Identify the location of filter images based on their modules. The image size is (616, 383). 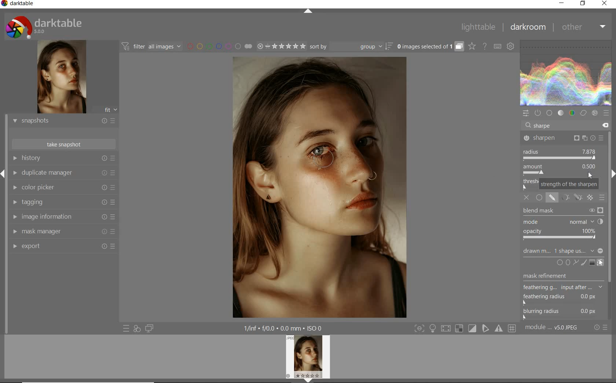
(150, 46).